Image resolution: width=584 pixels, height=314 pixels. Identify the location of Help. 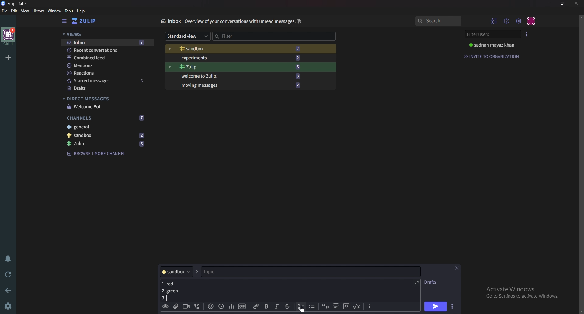
(298, 21).